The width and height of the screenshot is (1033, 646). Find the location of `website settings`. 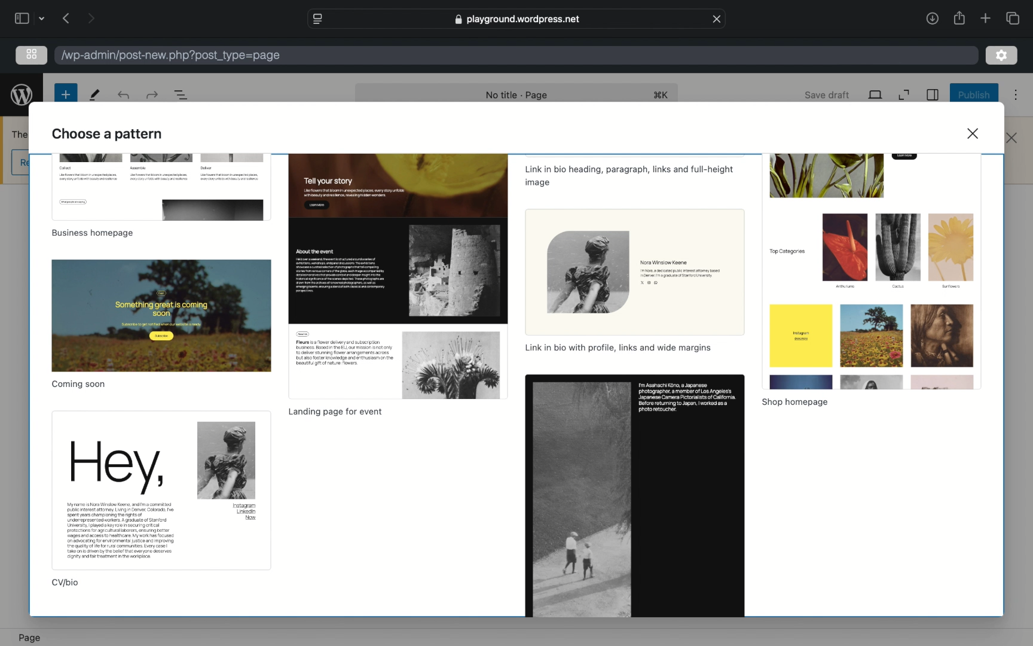

website settings is located at coordinates (317, 19).